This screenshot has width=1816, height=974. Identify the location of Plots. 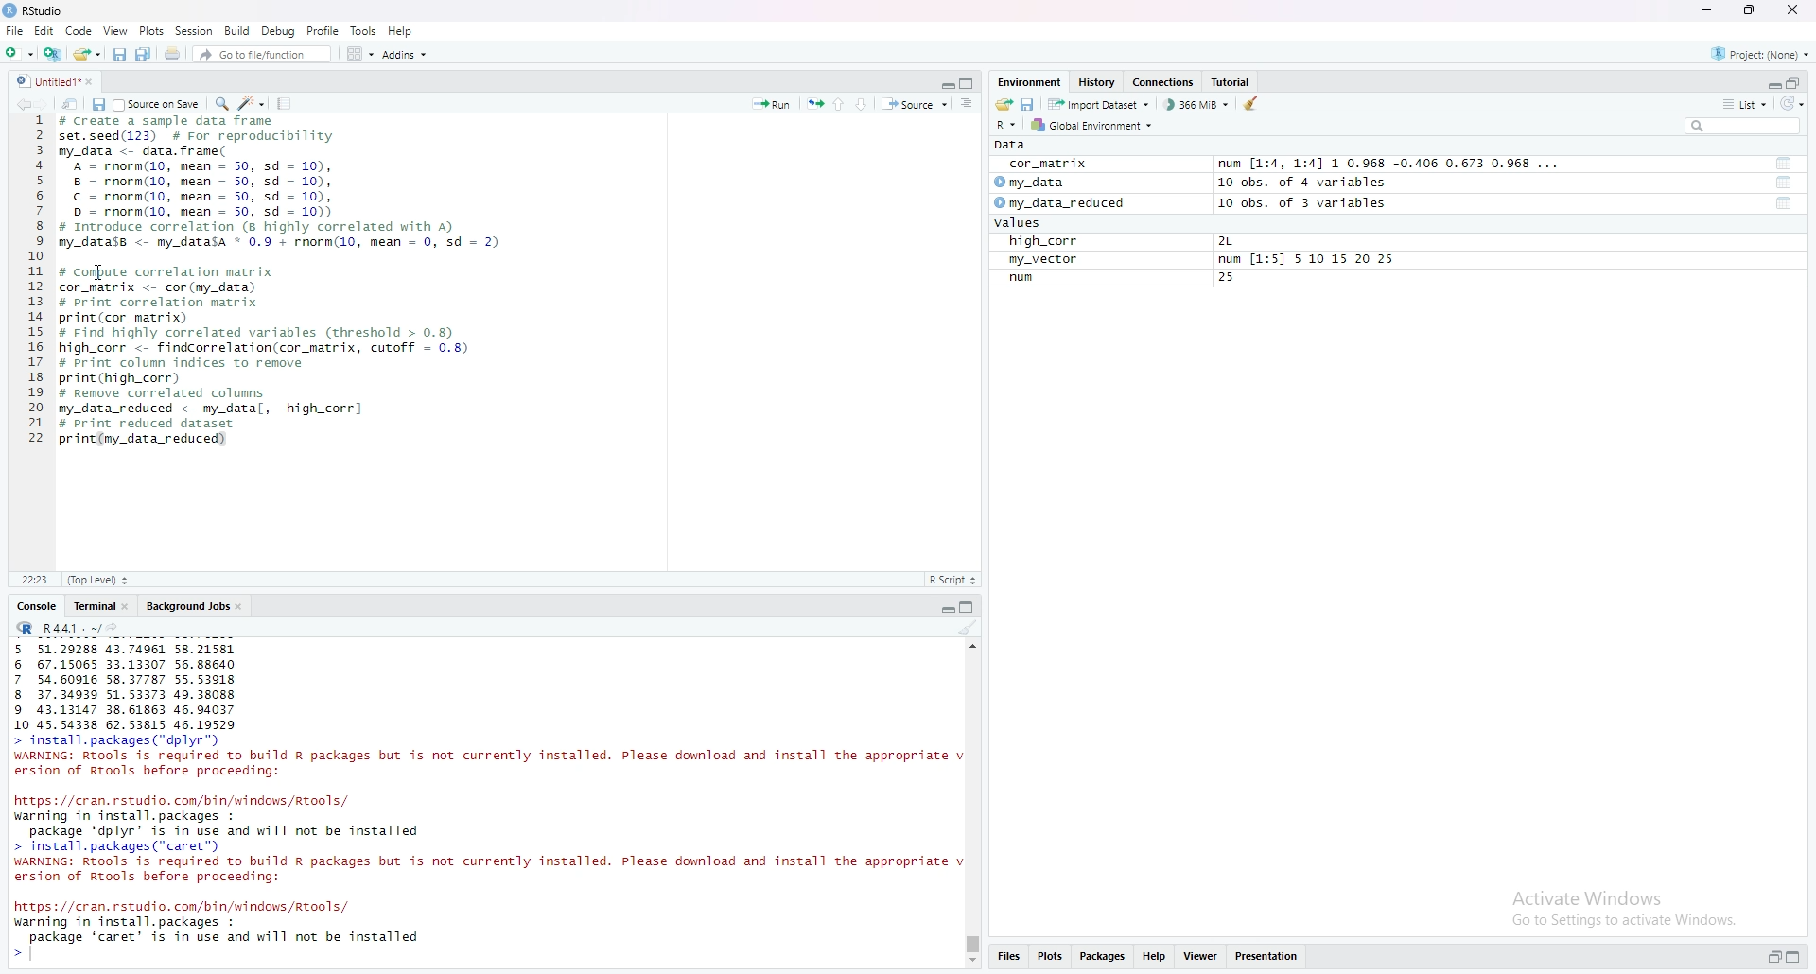
(1049, 956).